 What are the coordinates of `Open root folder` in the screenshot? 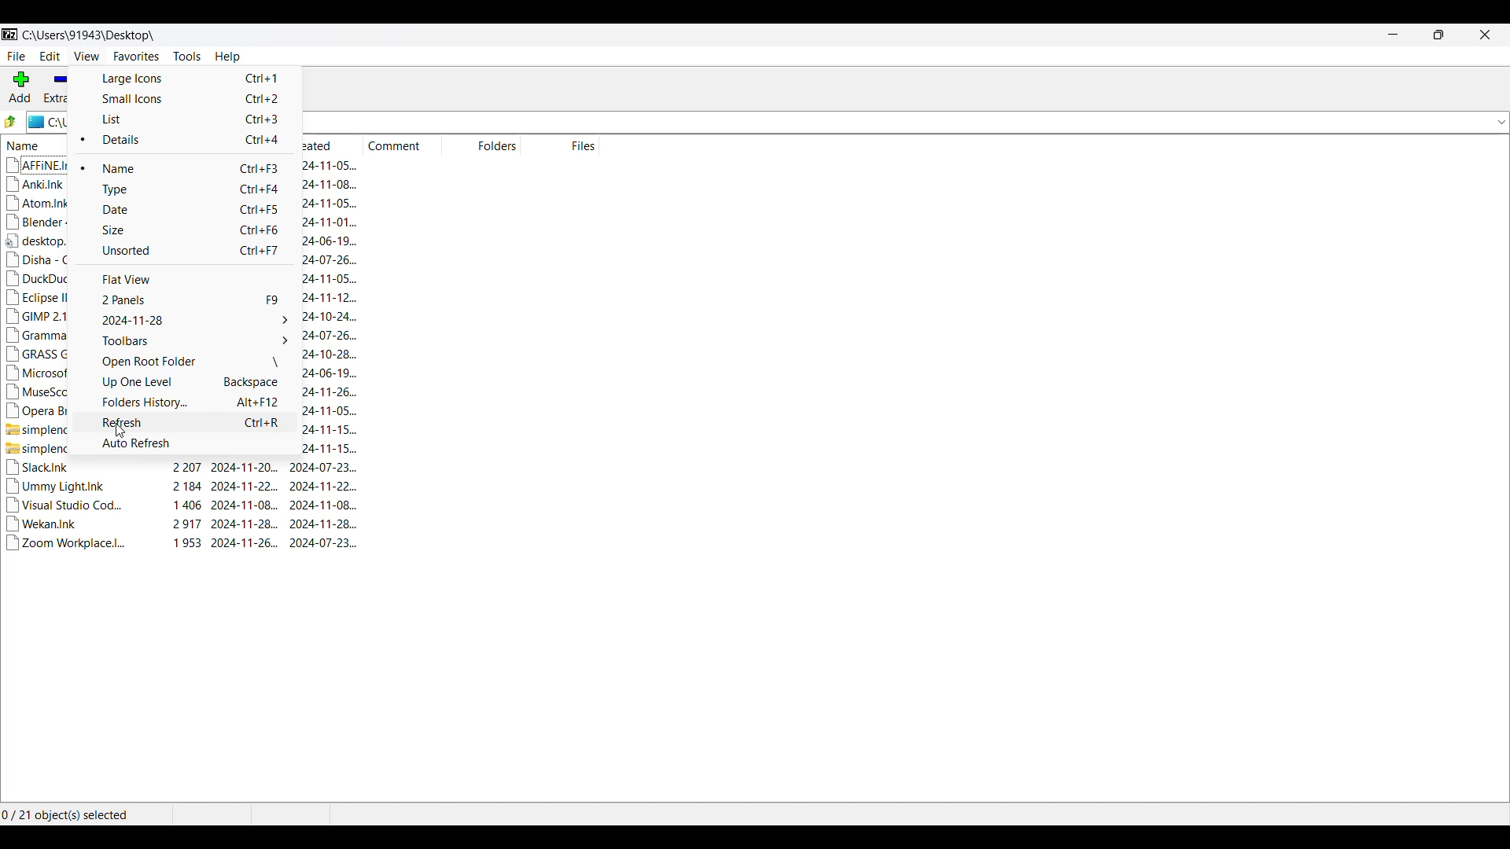 It's located at (182, 362).